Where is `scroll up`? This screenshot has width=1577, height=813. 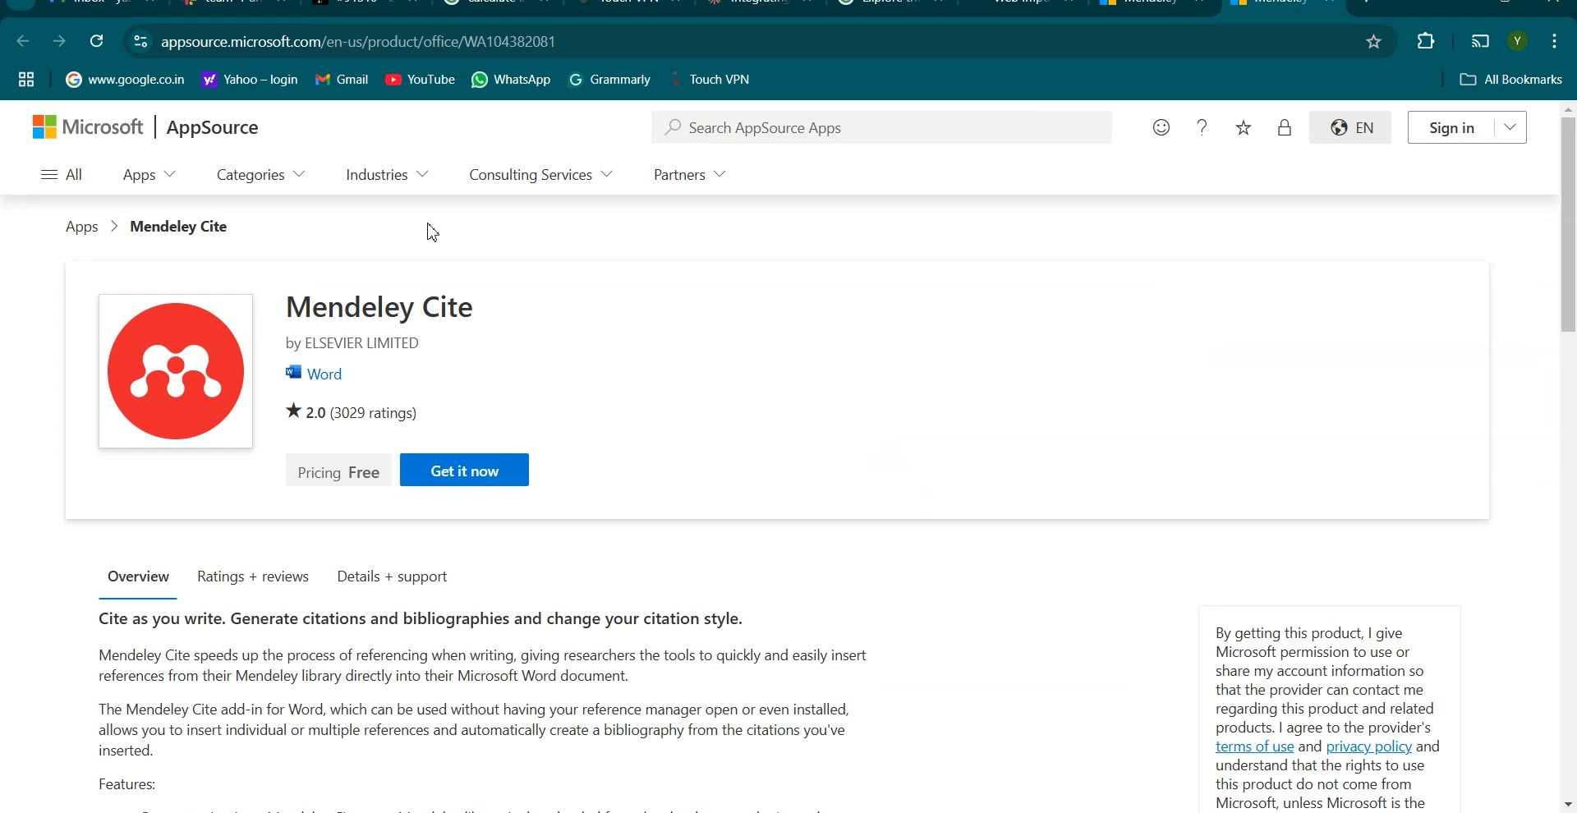
scroll up is located at coordinates (1567, 107).